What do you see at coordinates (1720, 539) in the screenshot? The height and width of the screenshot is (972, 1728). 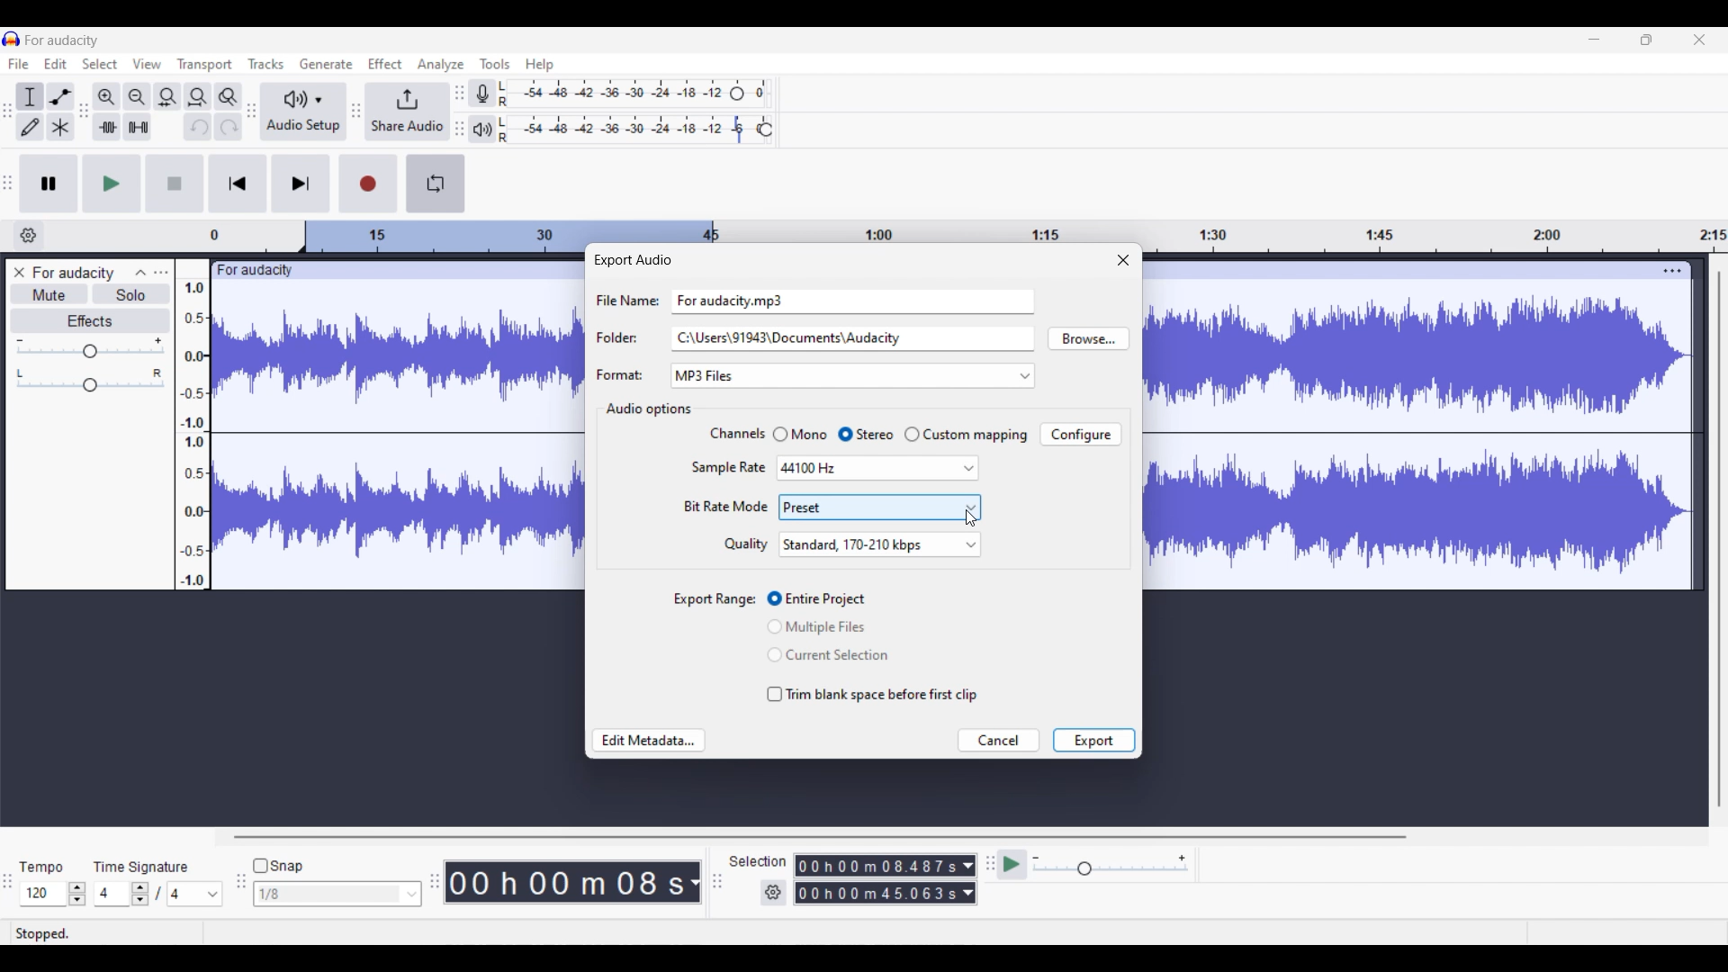 I see `Vertical slide bar` at bounding box center [1720, 539].